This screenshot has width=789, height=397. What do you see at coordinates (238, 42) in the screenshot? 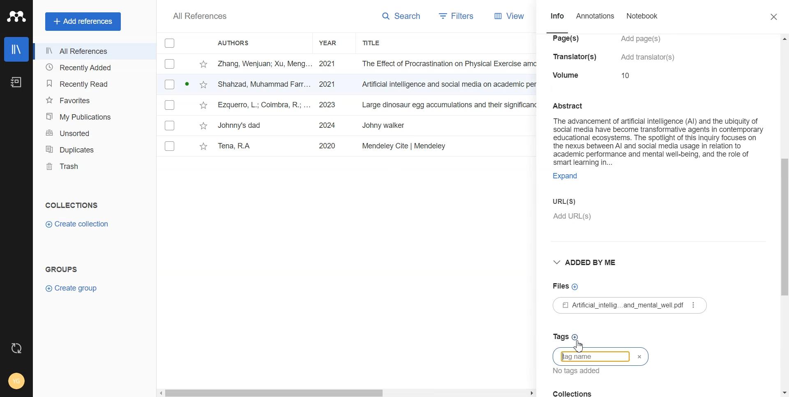
I see `Authors` at bounding box center [238, 42].